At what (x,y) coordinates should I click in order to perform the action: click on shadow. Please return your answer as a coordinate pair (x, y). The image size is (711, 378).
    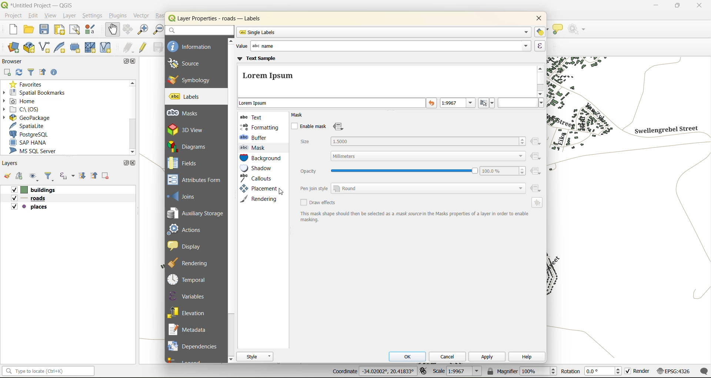
    Looking at the image, I should click on (260, 168).